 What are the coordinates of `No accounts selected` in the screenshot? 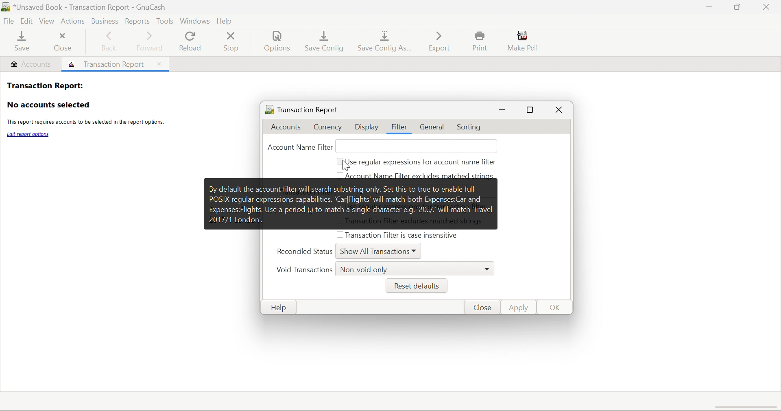 It's located at (48, 105).